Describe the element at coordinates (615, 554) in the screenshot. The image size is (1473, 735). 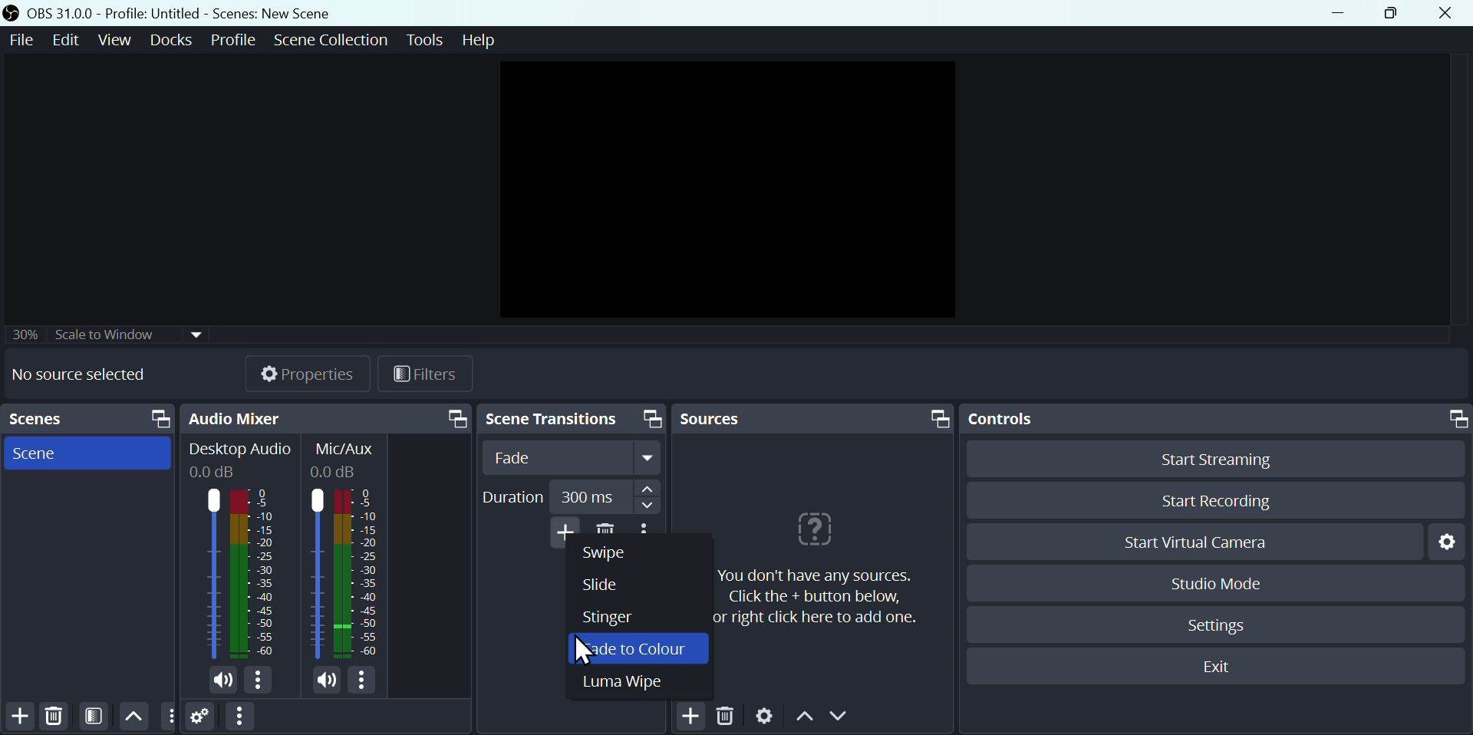
I see `Swipe` at that location.